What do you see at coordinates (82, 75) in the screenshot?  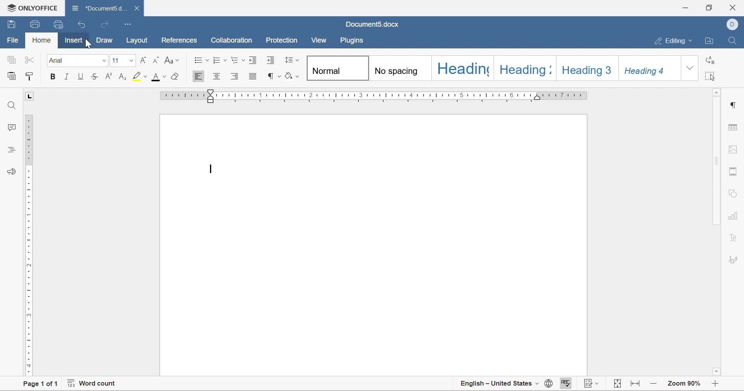 I see `underline` at bounding box center [82, 75].